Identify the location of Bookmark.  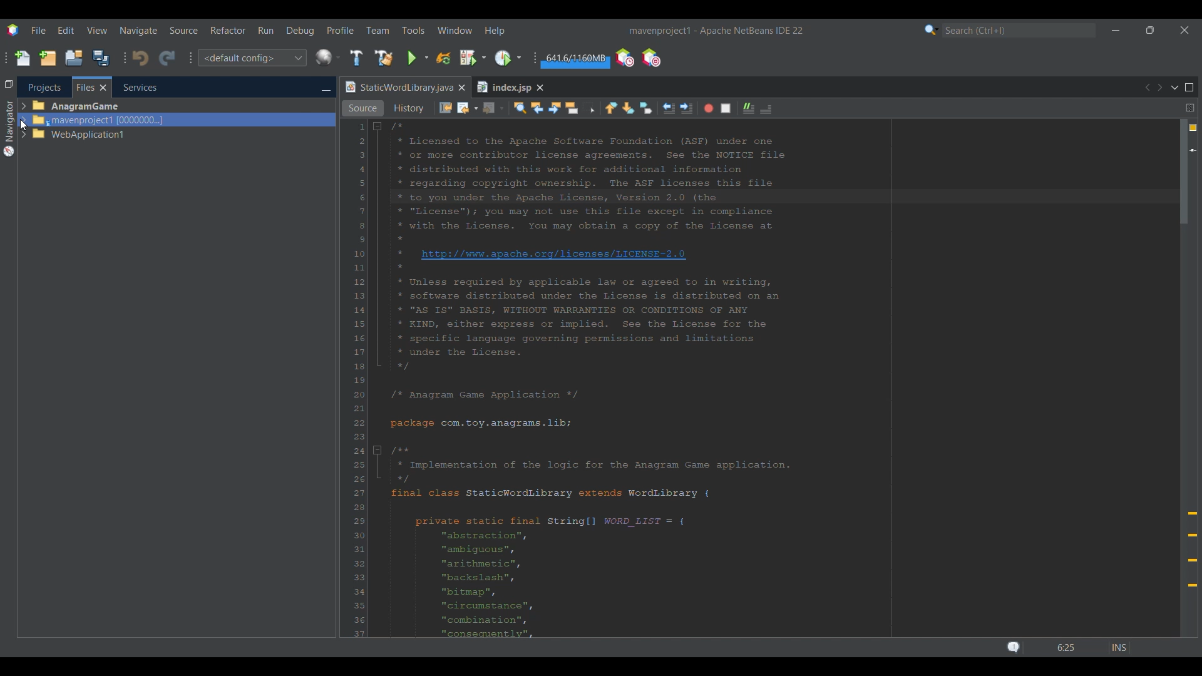
(1193, 150).